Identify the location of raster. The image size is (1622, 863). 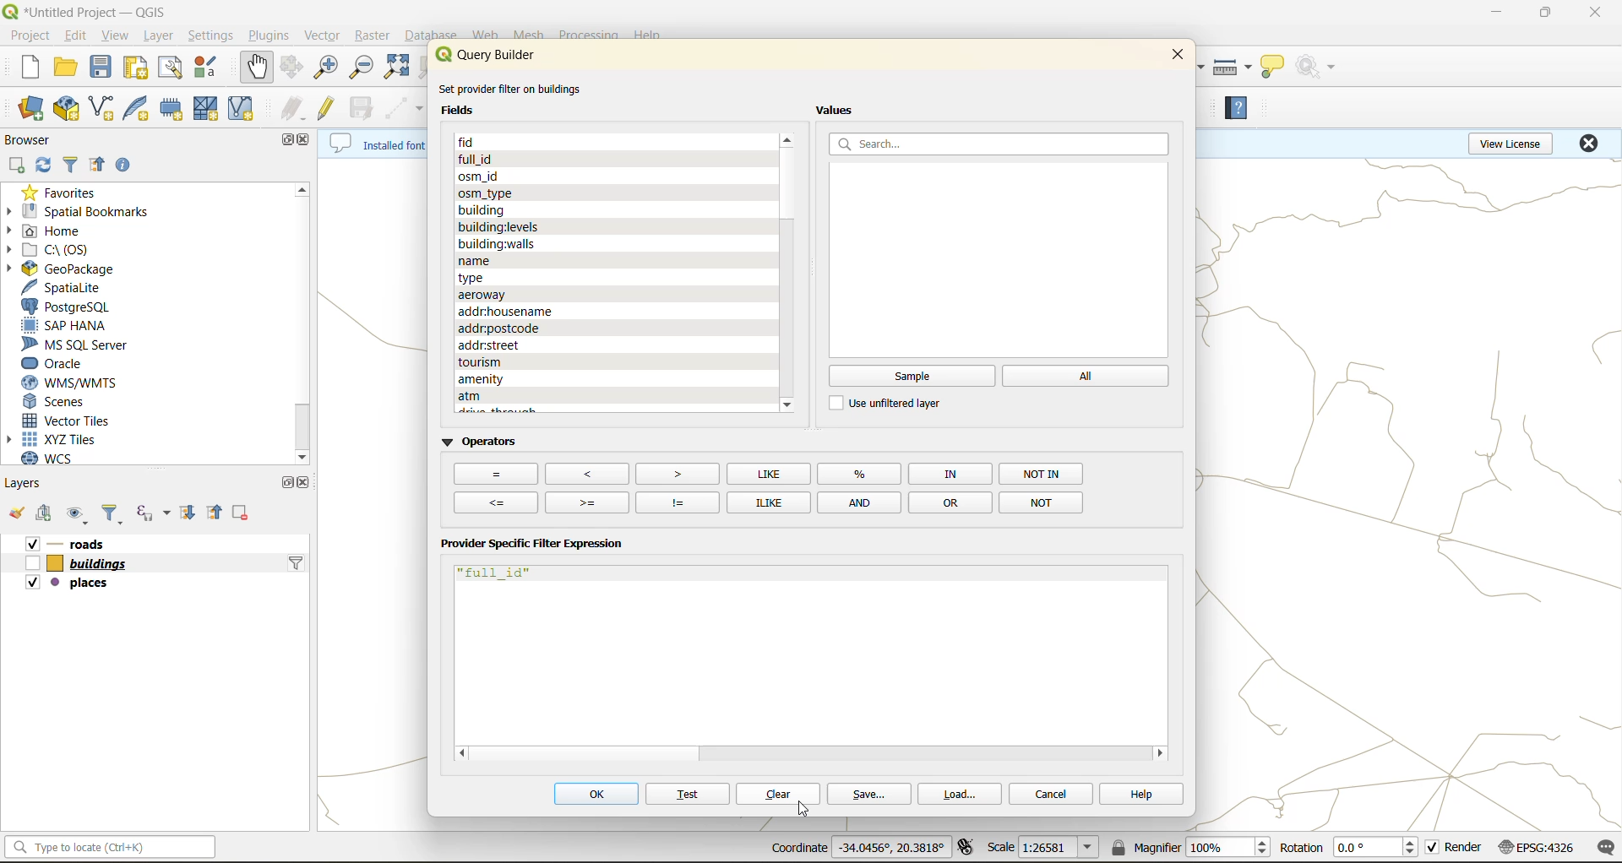
(368, 35).